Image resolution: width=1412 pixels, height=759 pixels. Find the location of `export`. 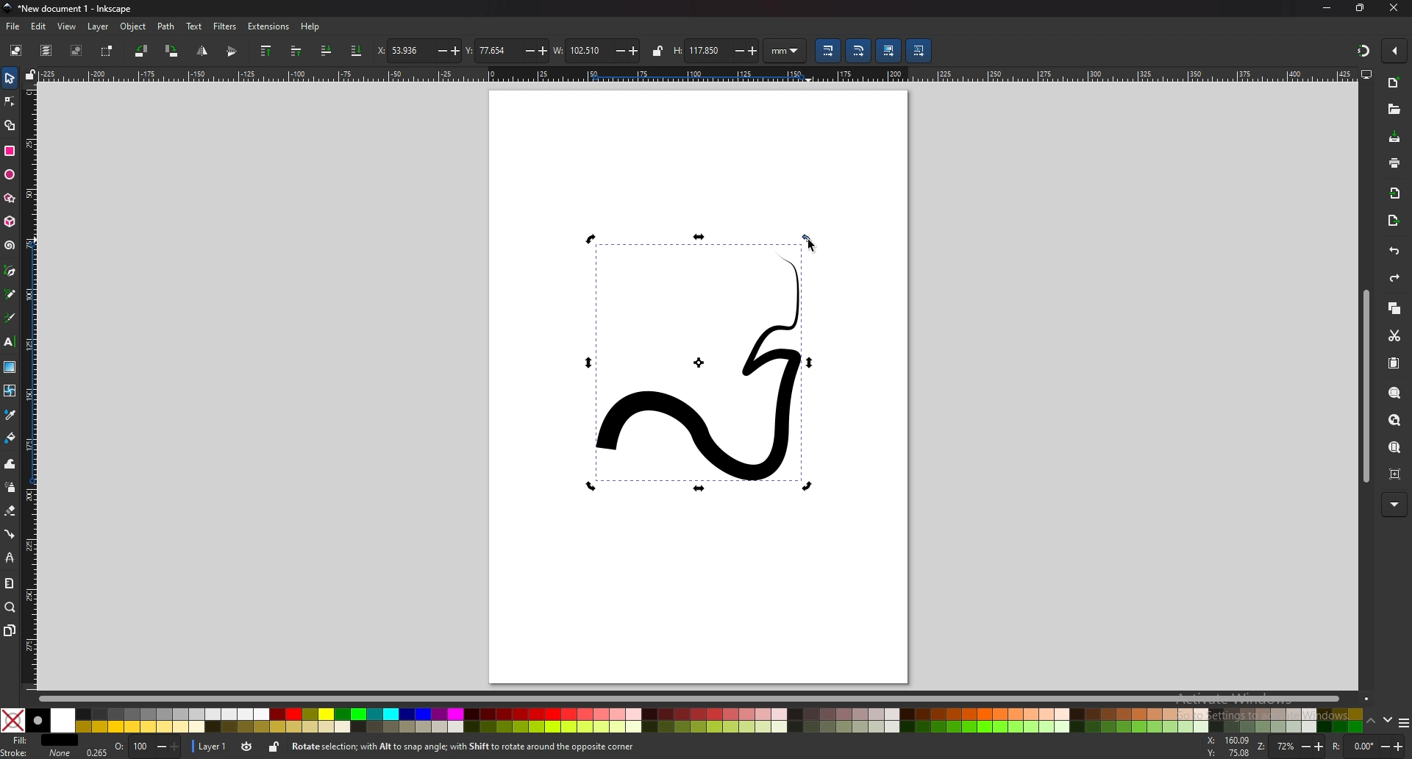

export is located at coordinates (1395, 221).